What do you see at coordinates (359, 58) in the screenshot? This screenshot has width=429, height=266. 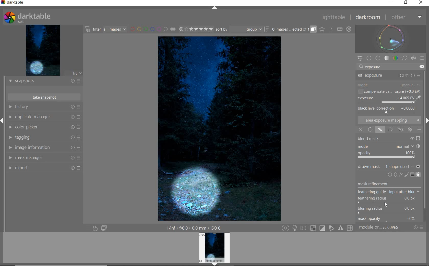 I see `QUICK ACCESS PANEL` at bounding box center [359, 58].